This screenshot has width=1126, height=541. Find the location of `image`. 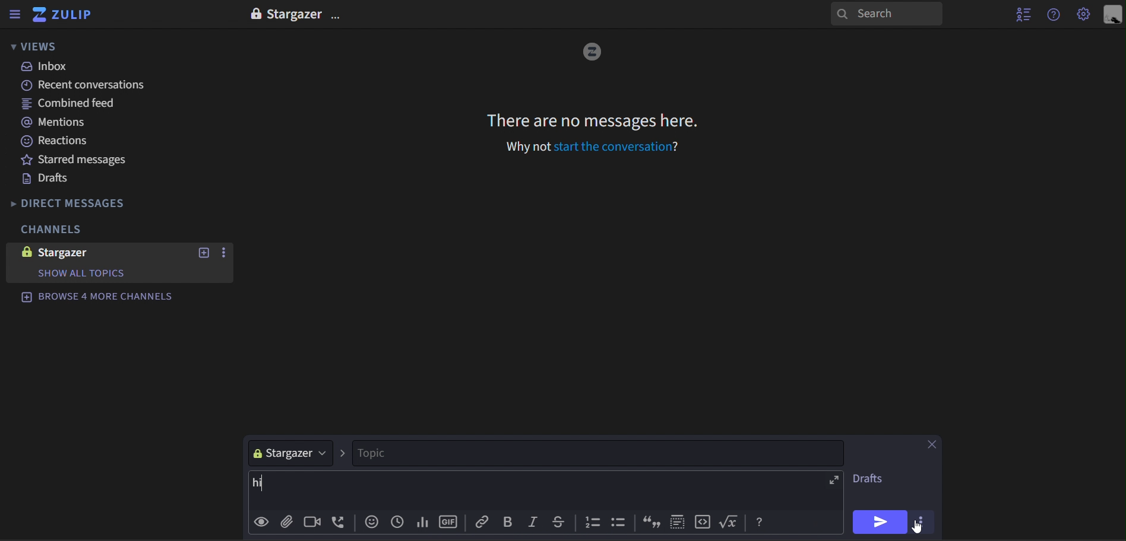

image is located at coordinates (592, 52).